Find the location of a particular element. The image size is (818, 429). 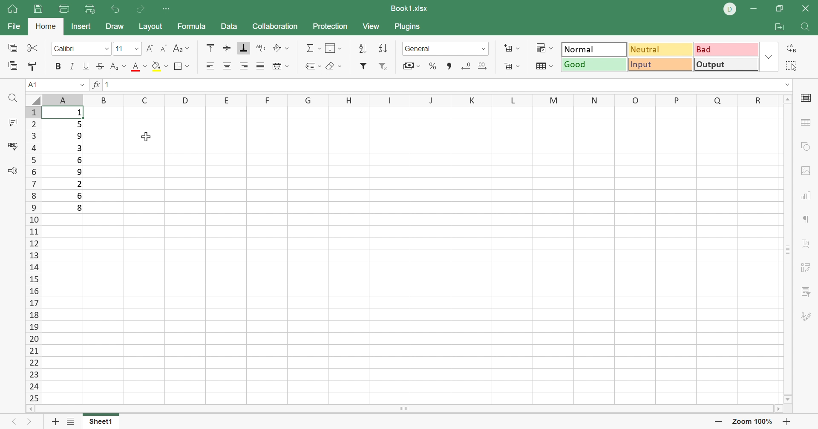

Table settings is located at coordinates (804, 123).